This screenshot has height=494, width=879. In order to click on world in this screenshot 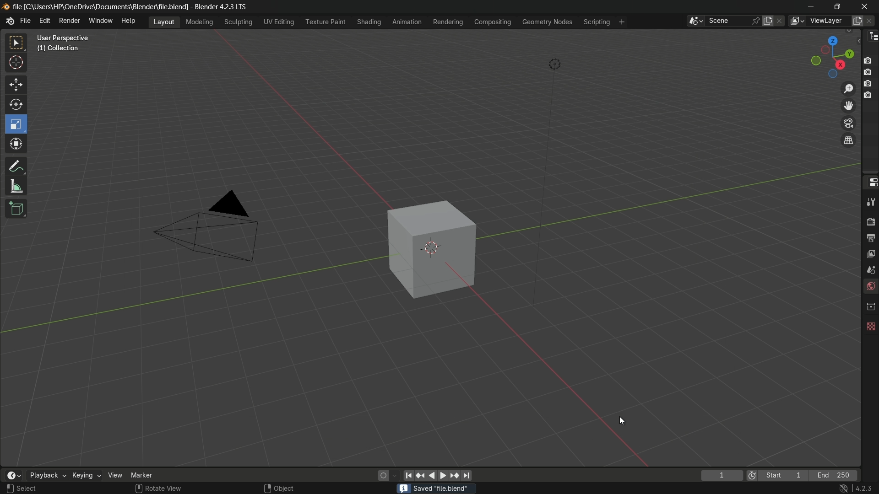, I will do `click(870, 287)`.